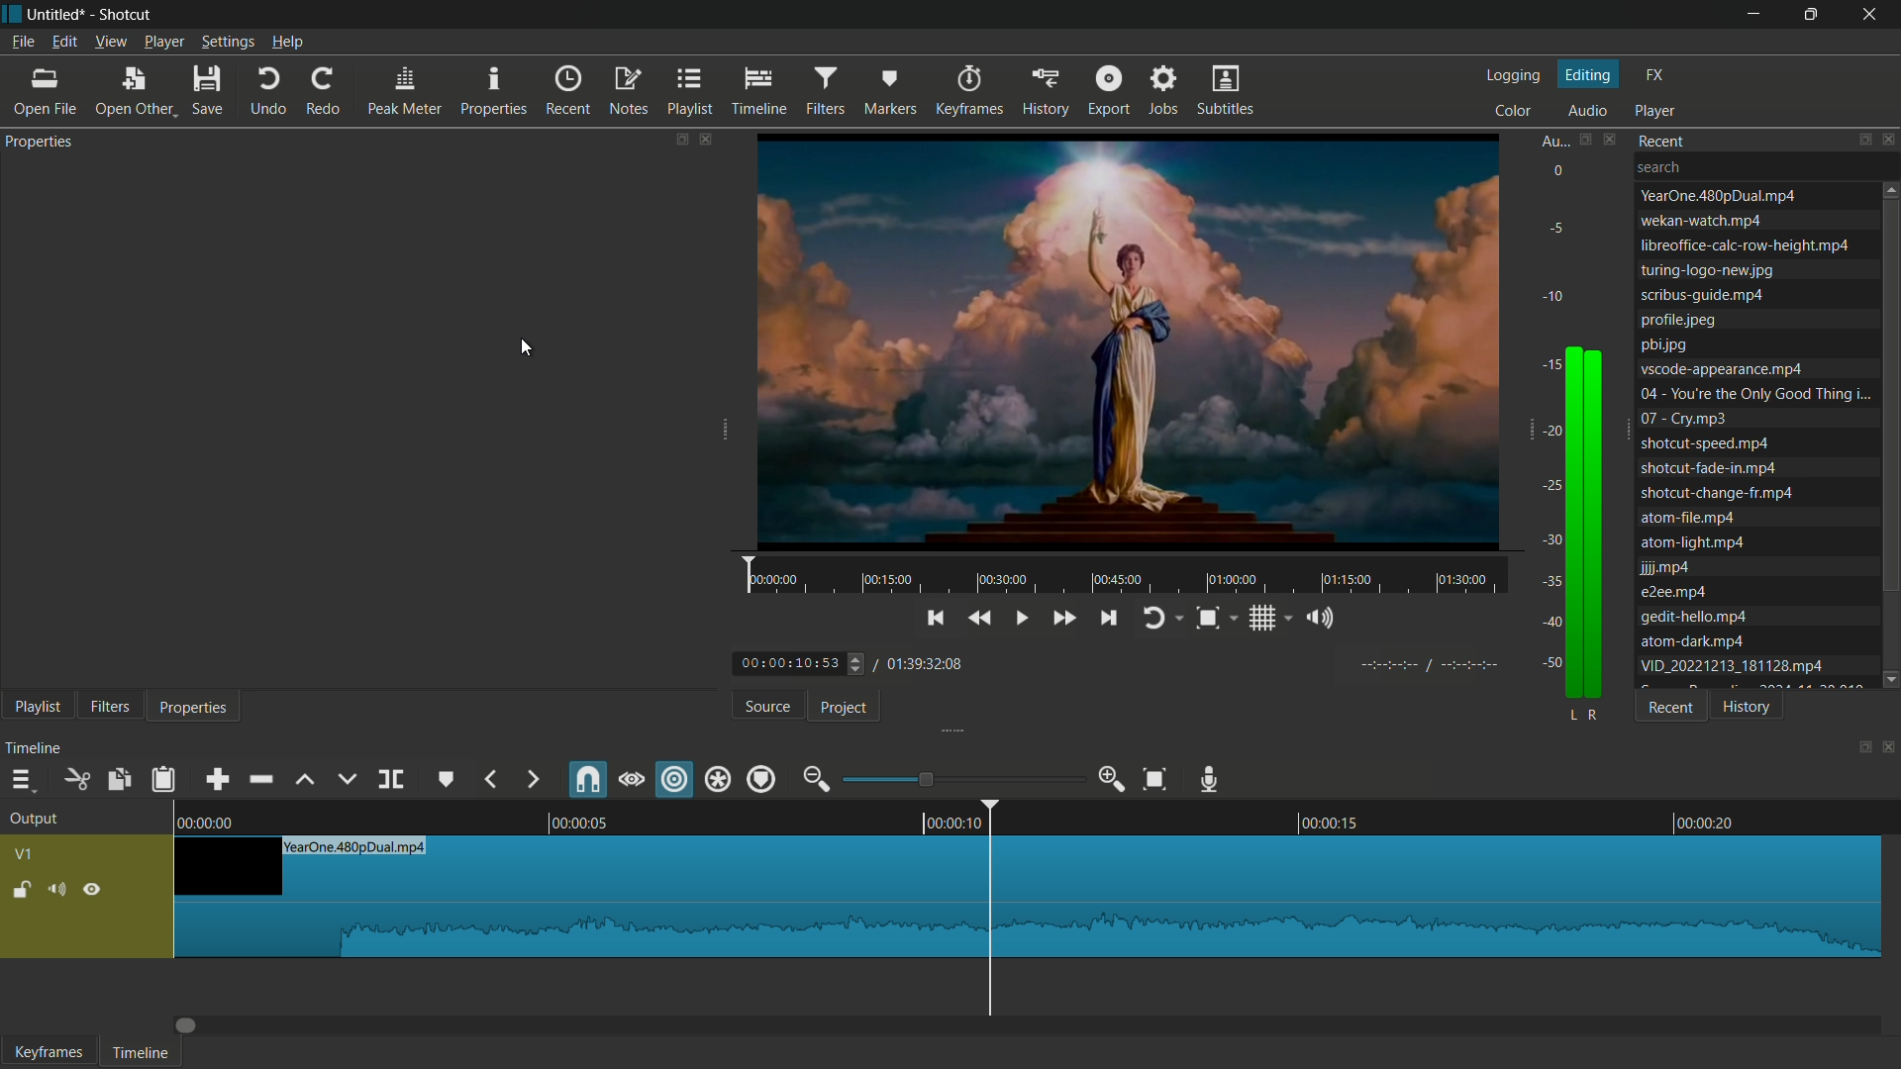  Describe the element at coordinates (628, 92) in the screenshot. I see `notes` at that location.